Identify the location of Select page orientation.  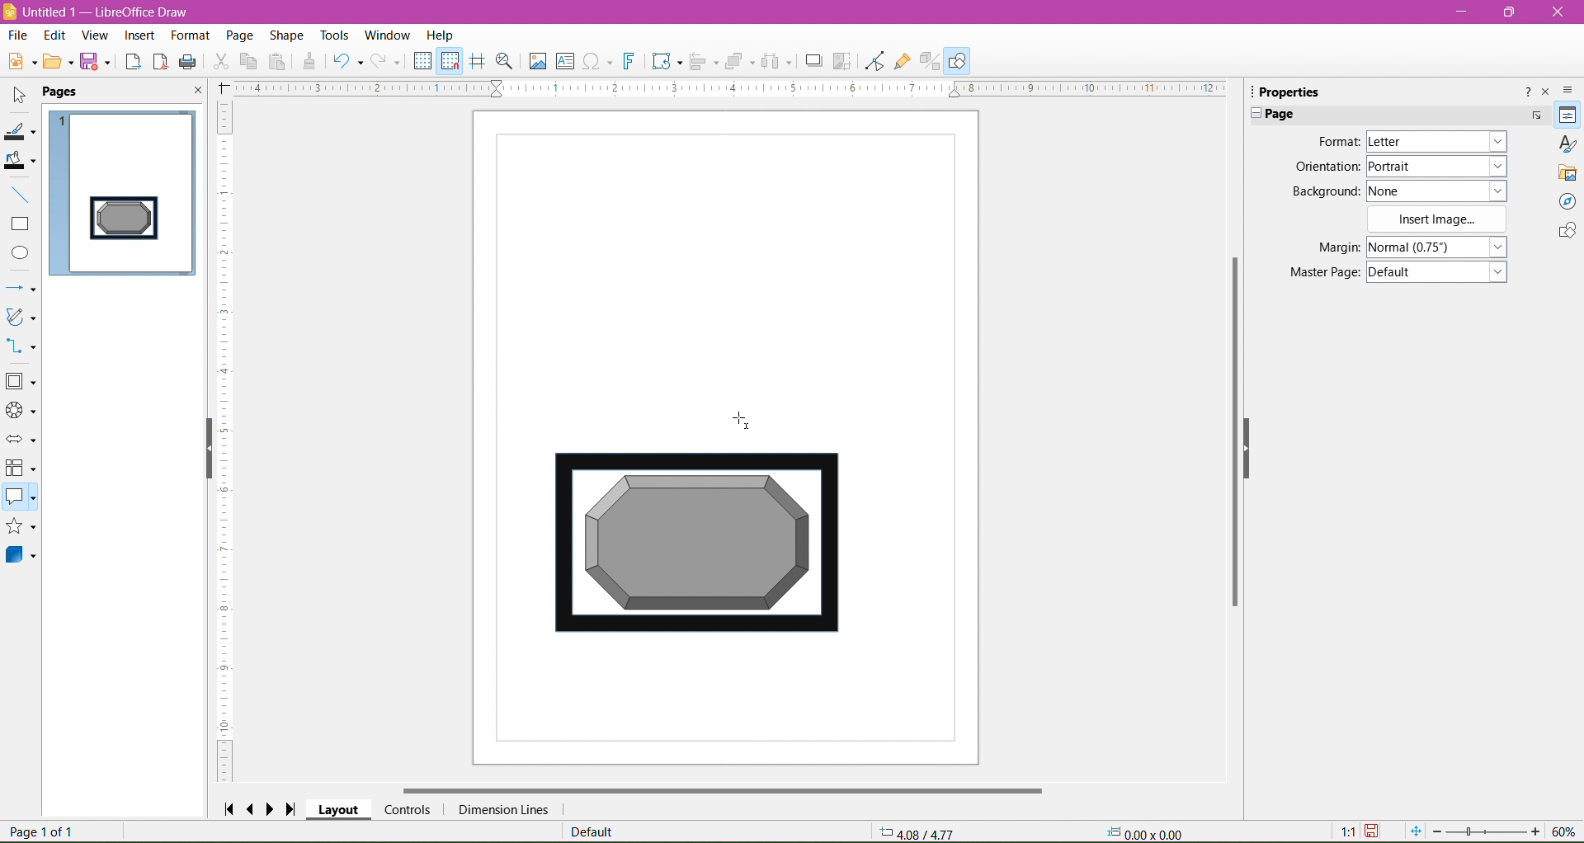
(1440, 165).